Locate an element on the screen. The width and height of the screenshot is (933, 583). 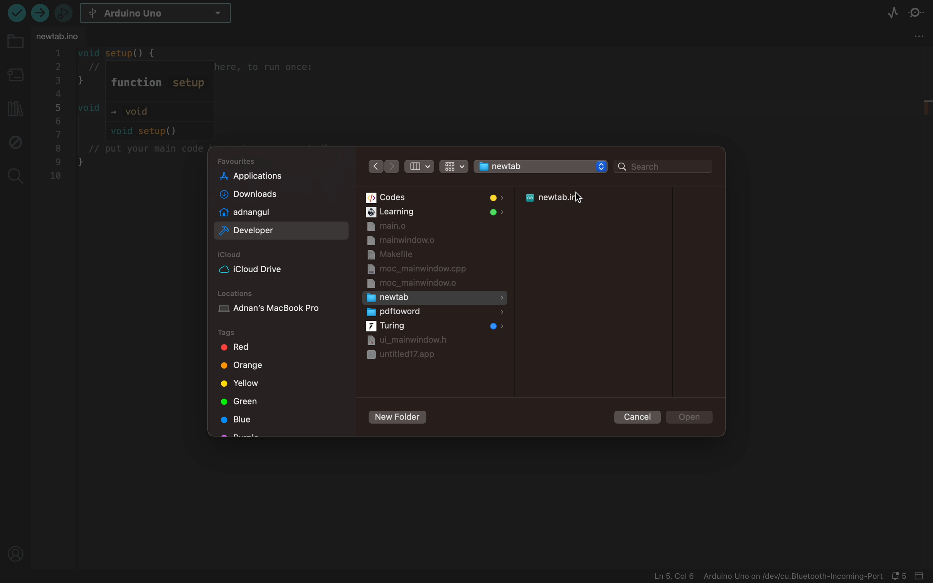
main is located at coordinates (434, 227).